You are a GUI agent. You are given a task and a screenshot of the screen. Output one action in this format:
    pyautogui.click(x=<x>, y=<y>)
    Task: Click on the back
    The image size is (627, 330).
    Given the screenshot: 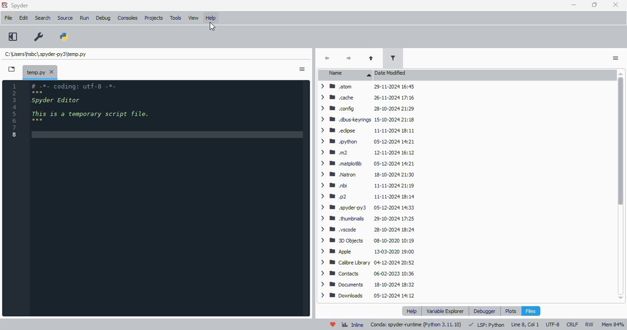 What is the action you would take?
    pyautogui.click(x=327, y=58)
    